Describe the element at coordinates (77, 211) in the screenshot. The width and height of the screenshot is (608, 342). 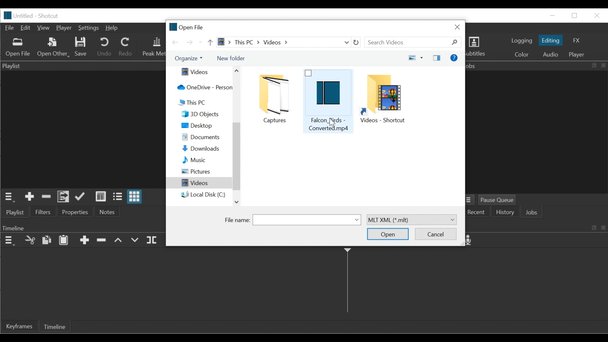
I see `Properties` at that location.